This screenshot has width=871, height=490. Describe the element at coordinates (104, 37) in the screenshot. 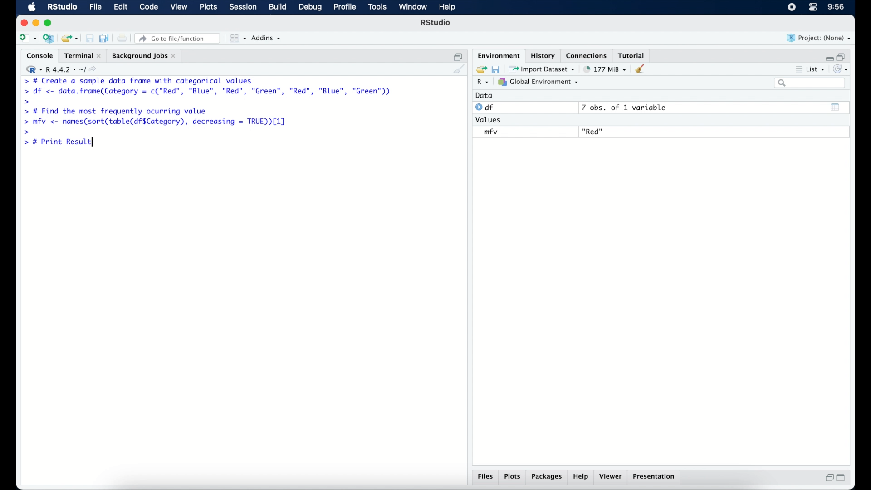

I see `save all open documents` at that location.